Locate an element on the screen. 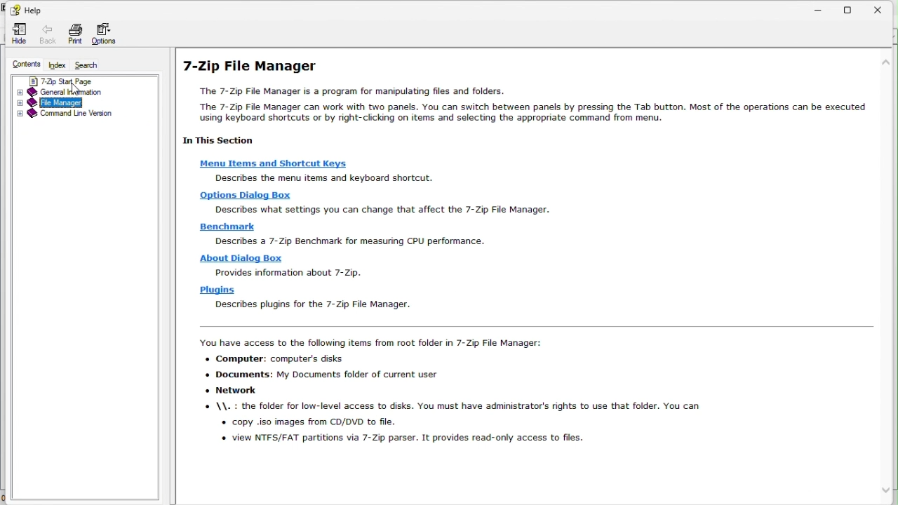  7 zip start page is located at coordinates (86, 79).